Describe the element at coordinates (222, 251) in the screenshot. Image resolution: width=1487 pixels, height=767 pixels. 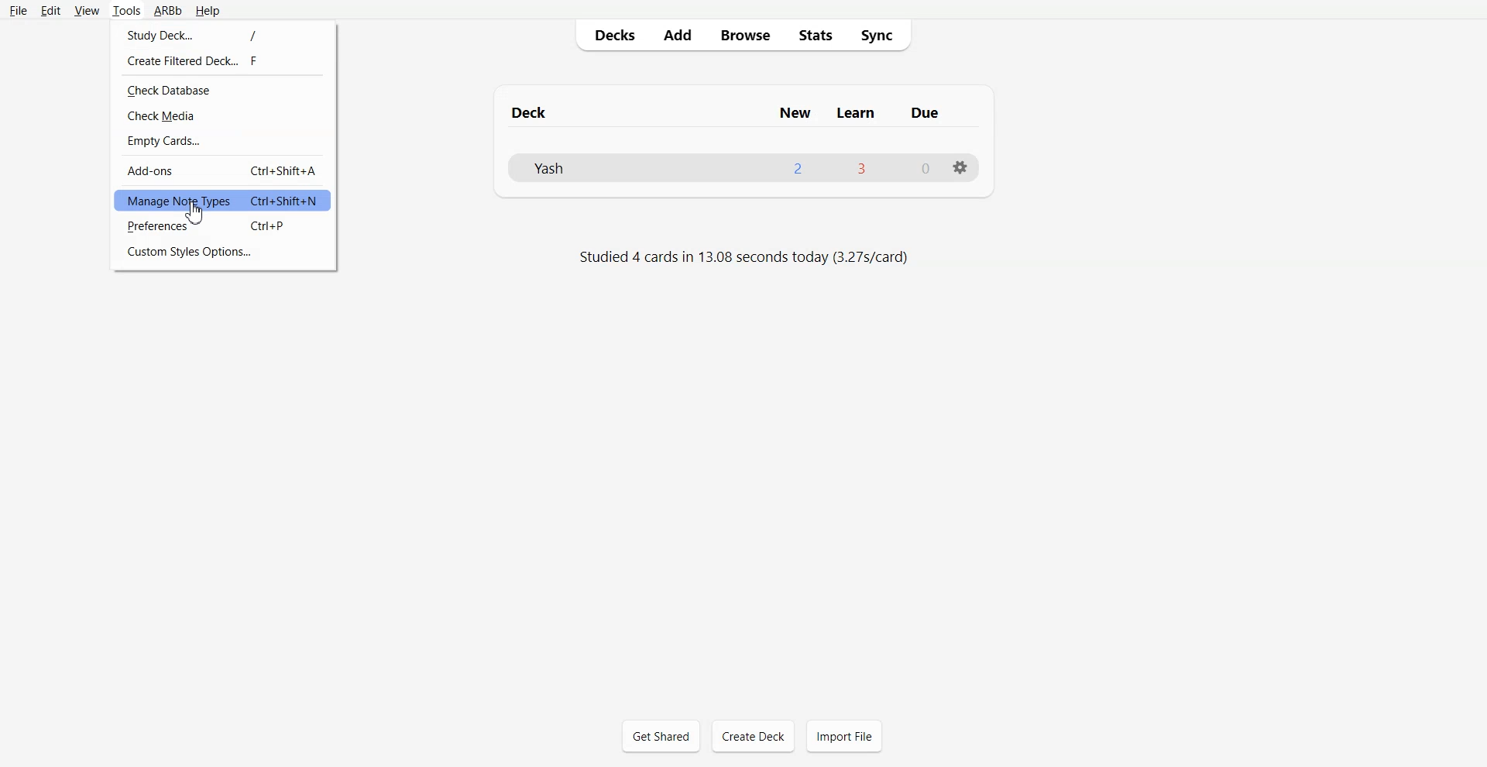
I see `Custom Style Options` at that location.